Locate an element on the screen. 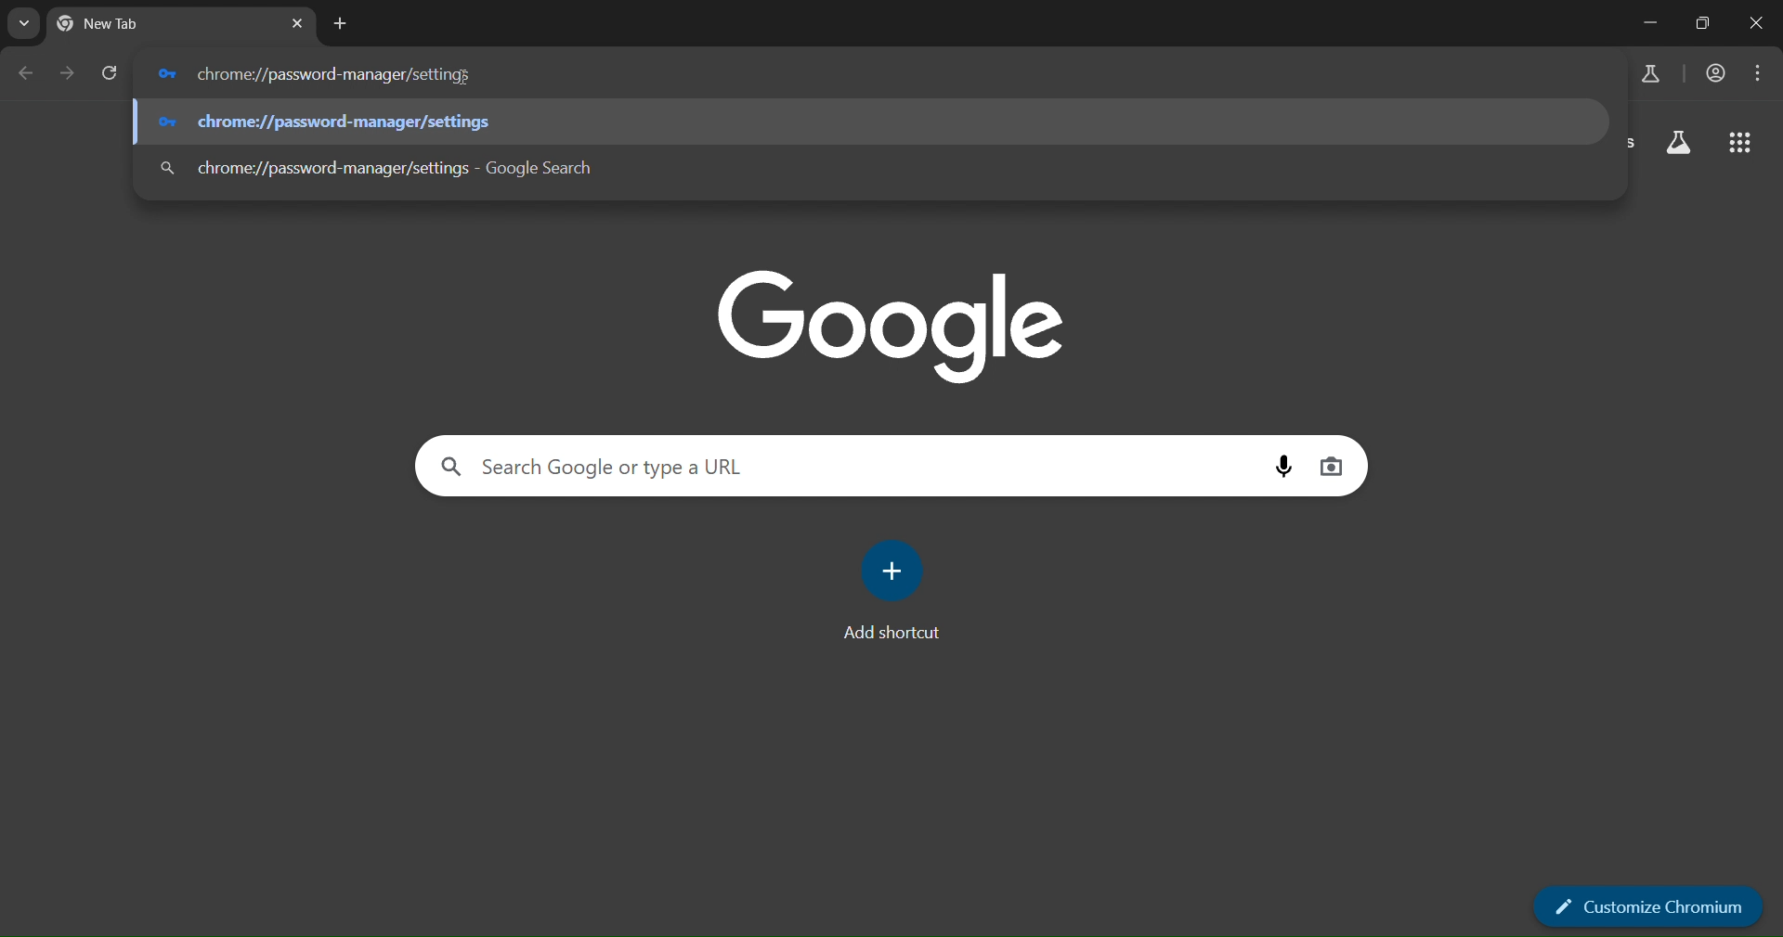 The image size is (1783, 937). customize chromium is located at coordinates (1649, 911).